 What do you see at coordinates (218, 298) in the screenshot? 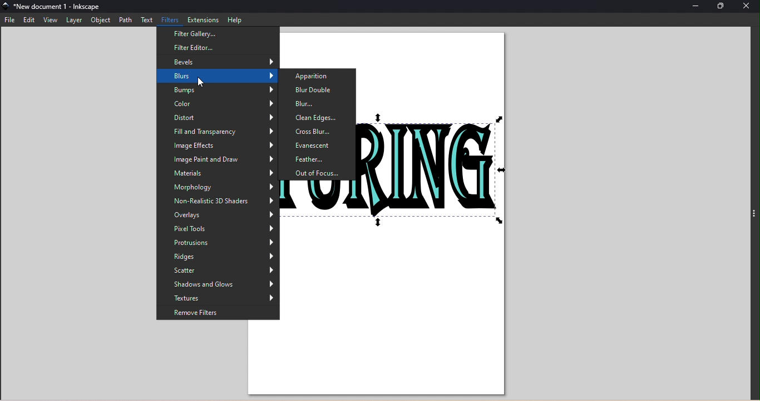
I see `Textures` at bounding box center [218, 298].